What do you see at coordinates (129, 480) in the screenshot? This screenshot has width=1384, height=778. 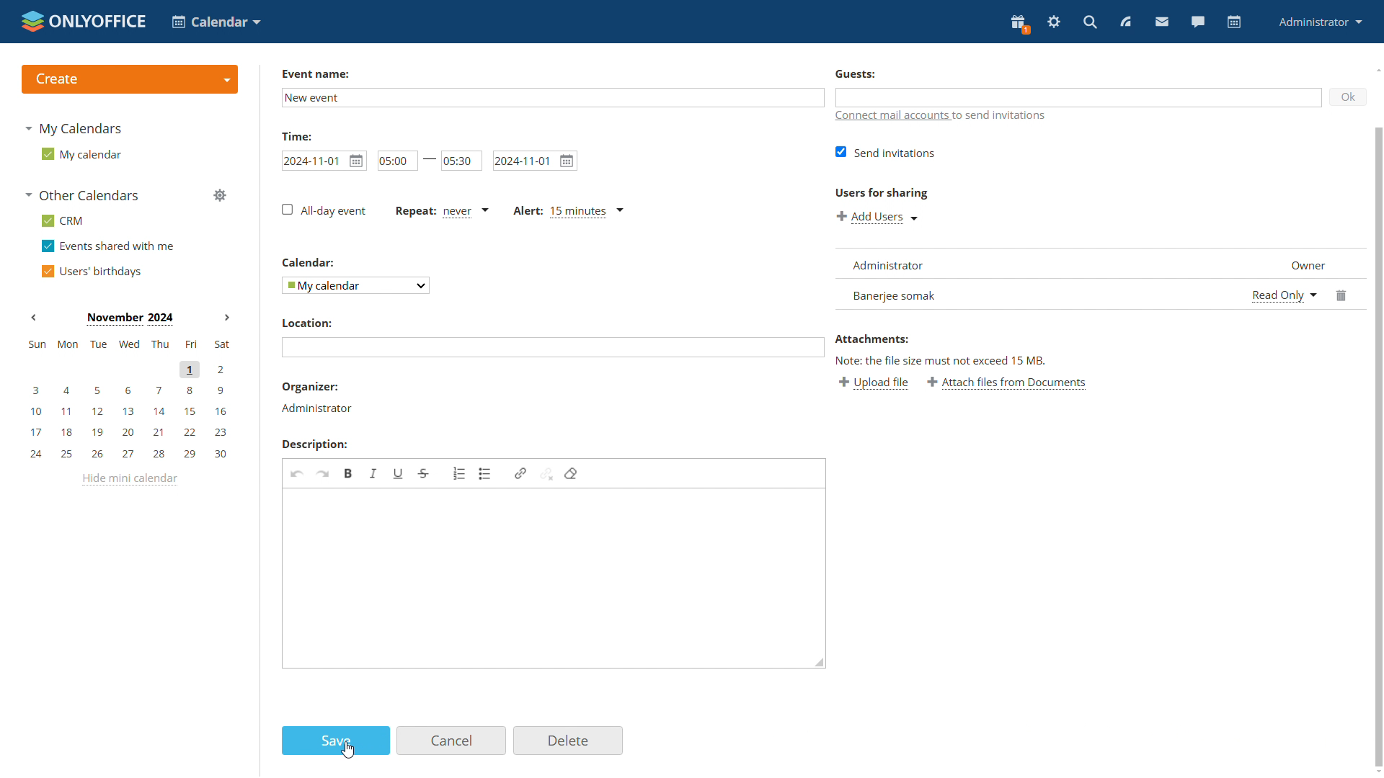 I see `hide mini calendar` at bounding box center [129, 480].